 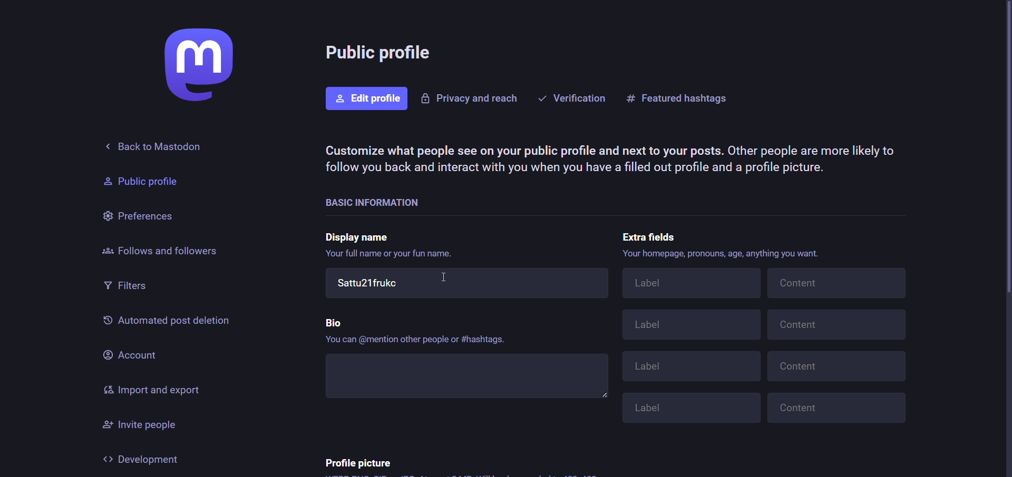 What do you see at coordinates (161, 250) in the screenshot?
I see `followers and follows` at bounding box center [161, 250].